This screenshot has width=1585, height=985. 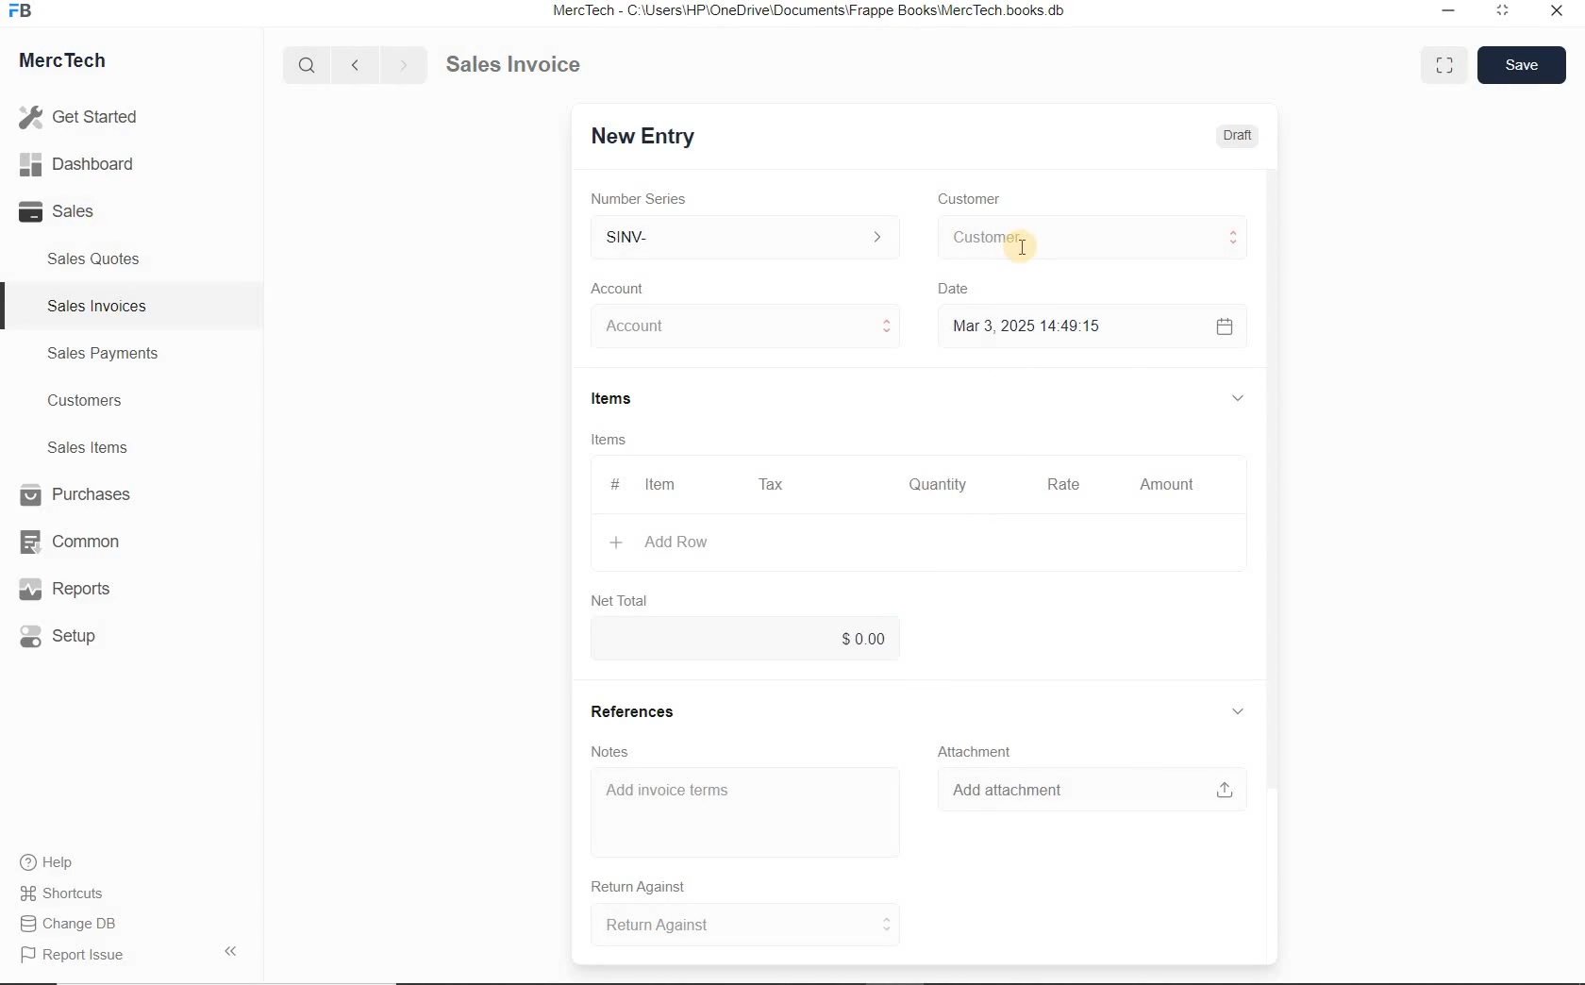 What do you see at coordinates (1236, 397) in the screenshot?
I see `hide sub menu` at bounding box center [1236, 397].